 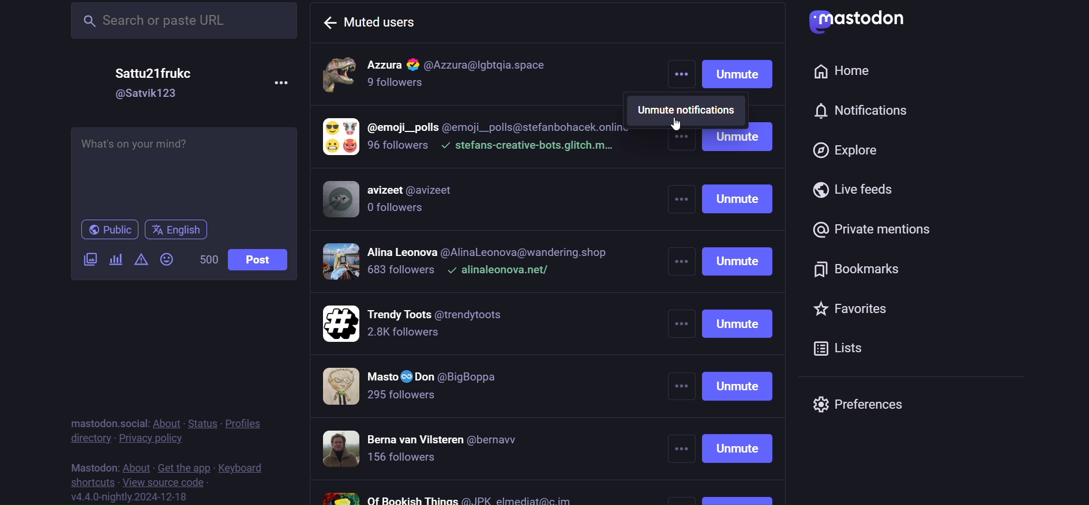 What do you see at coordinates (90, 259) in the screenshot?
I see `image/video` at bounding box center [90, 259].